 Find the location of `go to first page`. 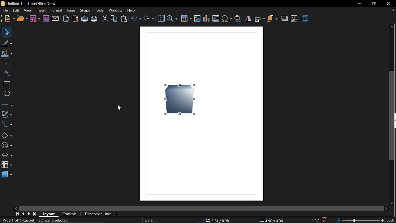

go to first page is located at coordinates (16, 214).